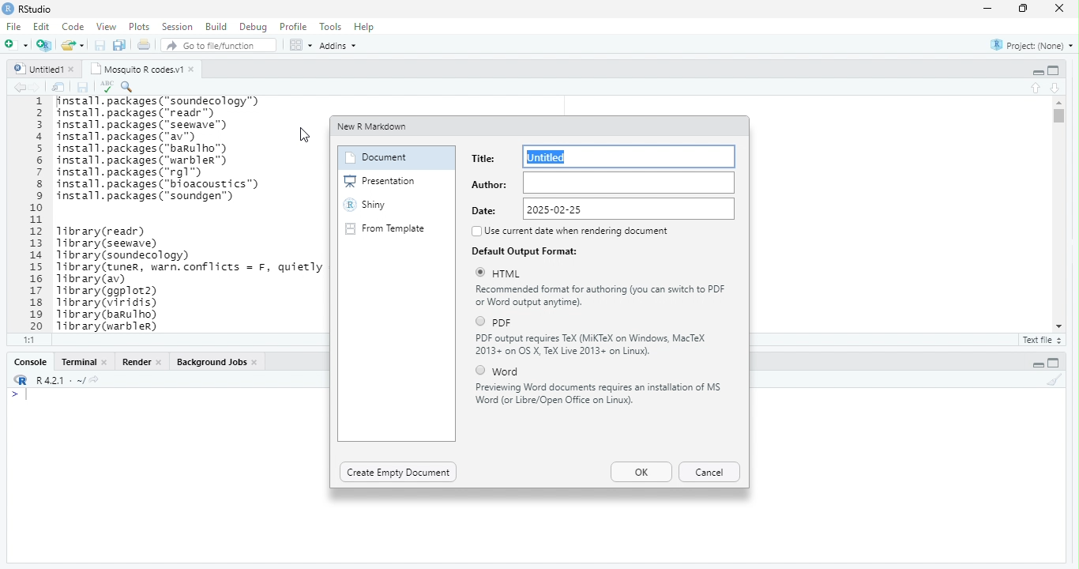 The width and height of the screenshot is (1079, 569). Describe the element at coordinates (74, 26) in the screenshot. I see `Code` at that location.